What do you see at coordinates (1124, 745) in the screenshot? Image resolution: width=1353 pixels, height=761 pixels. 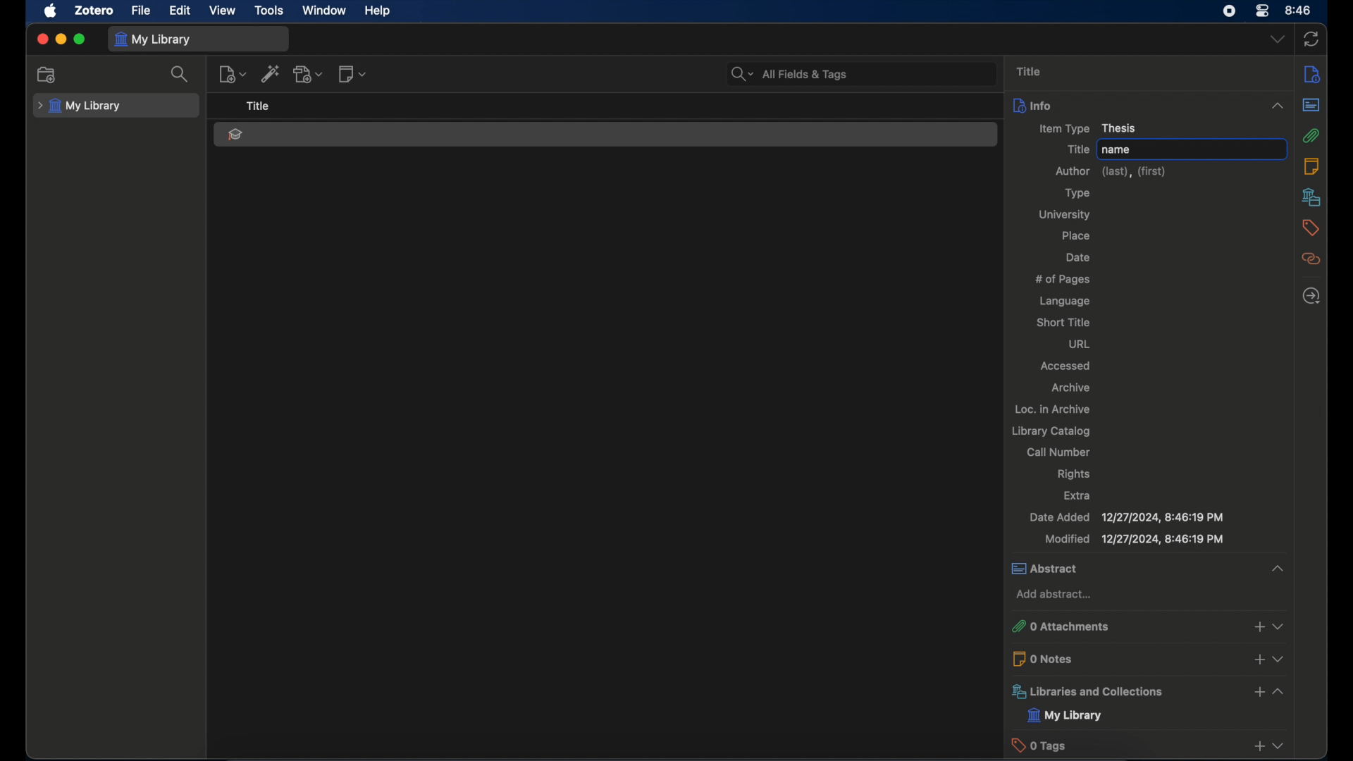 I see `0 tags` at bounding box center [1124, 745].